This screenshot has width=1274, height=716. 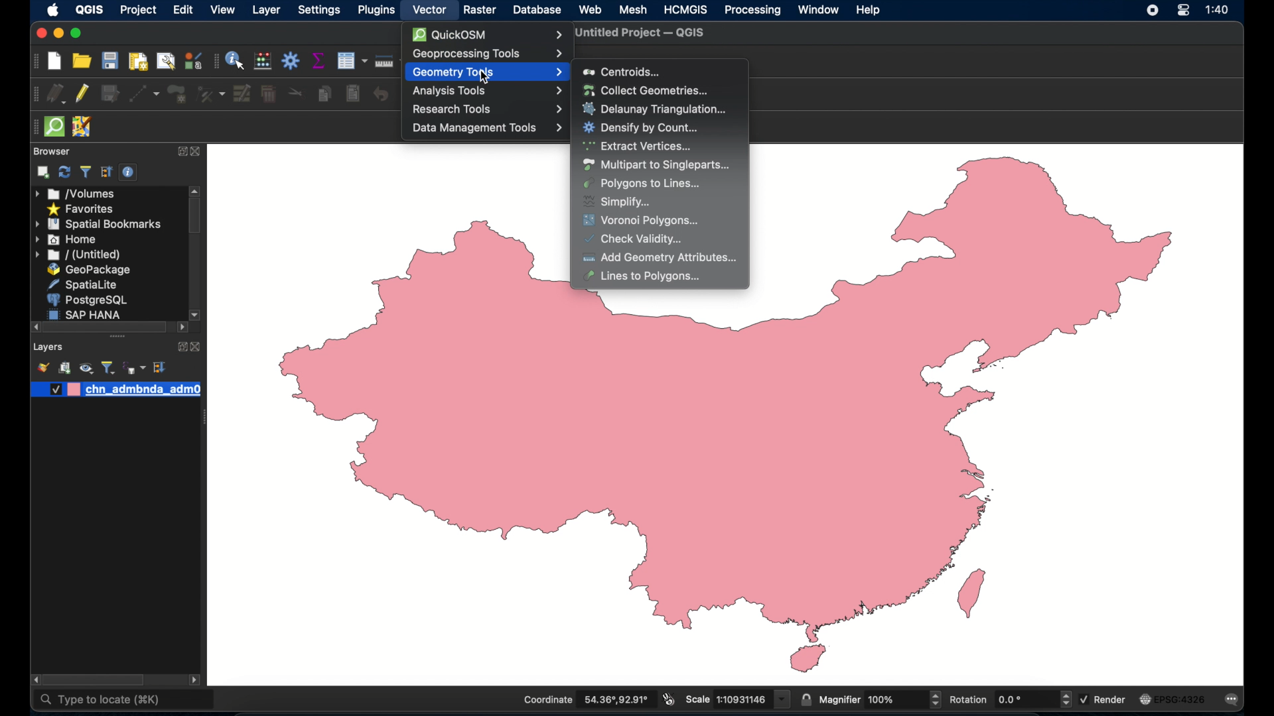 What do you see at coordinates (109, 94) in the screenshot?
I see `save edits` at bounding box center [109, 94].